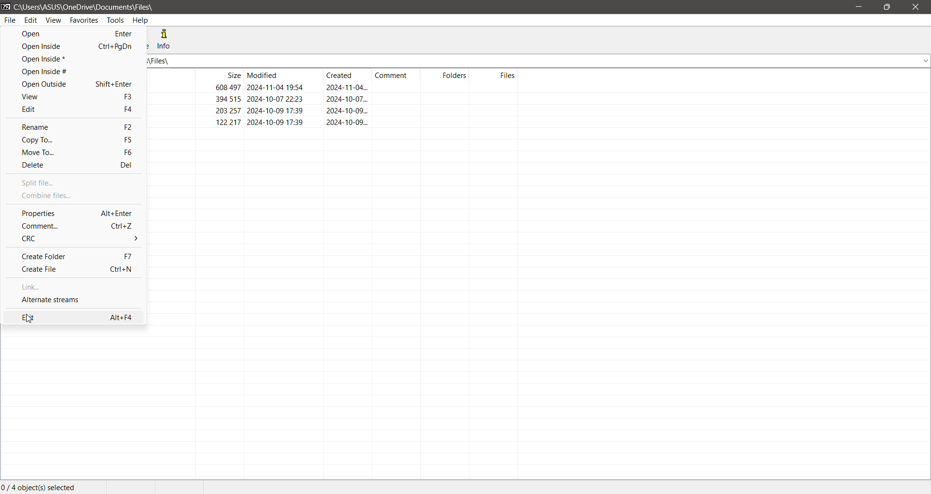  What do you see at coordinates (85, 21) in the screenshot?
I see `Favorites` at bounding box center [85, 21].